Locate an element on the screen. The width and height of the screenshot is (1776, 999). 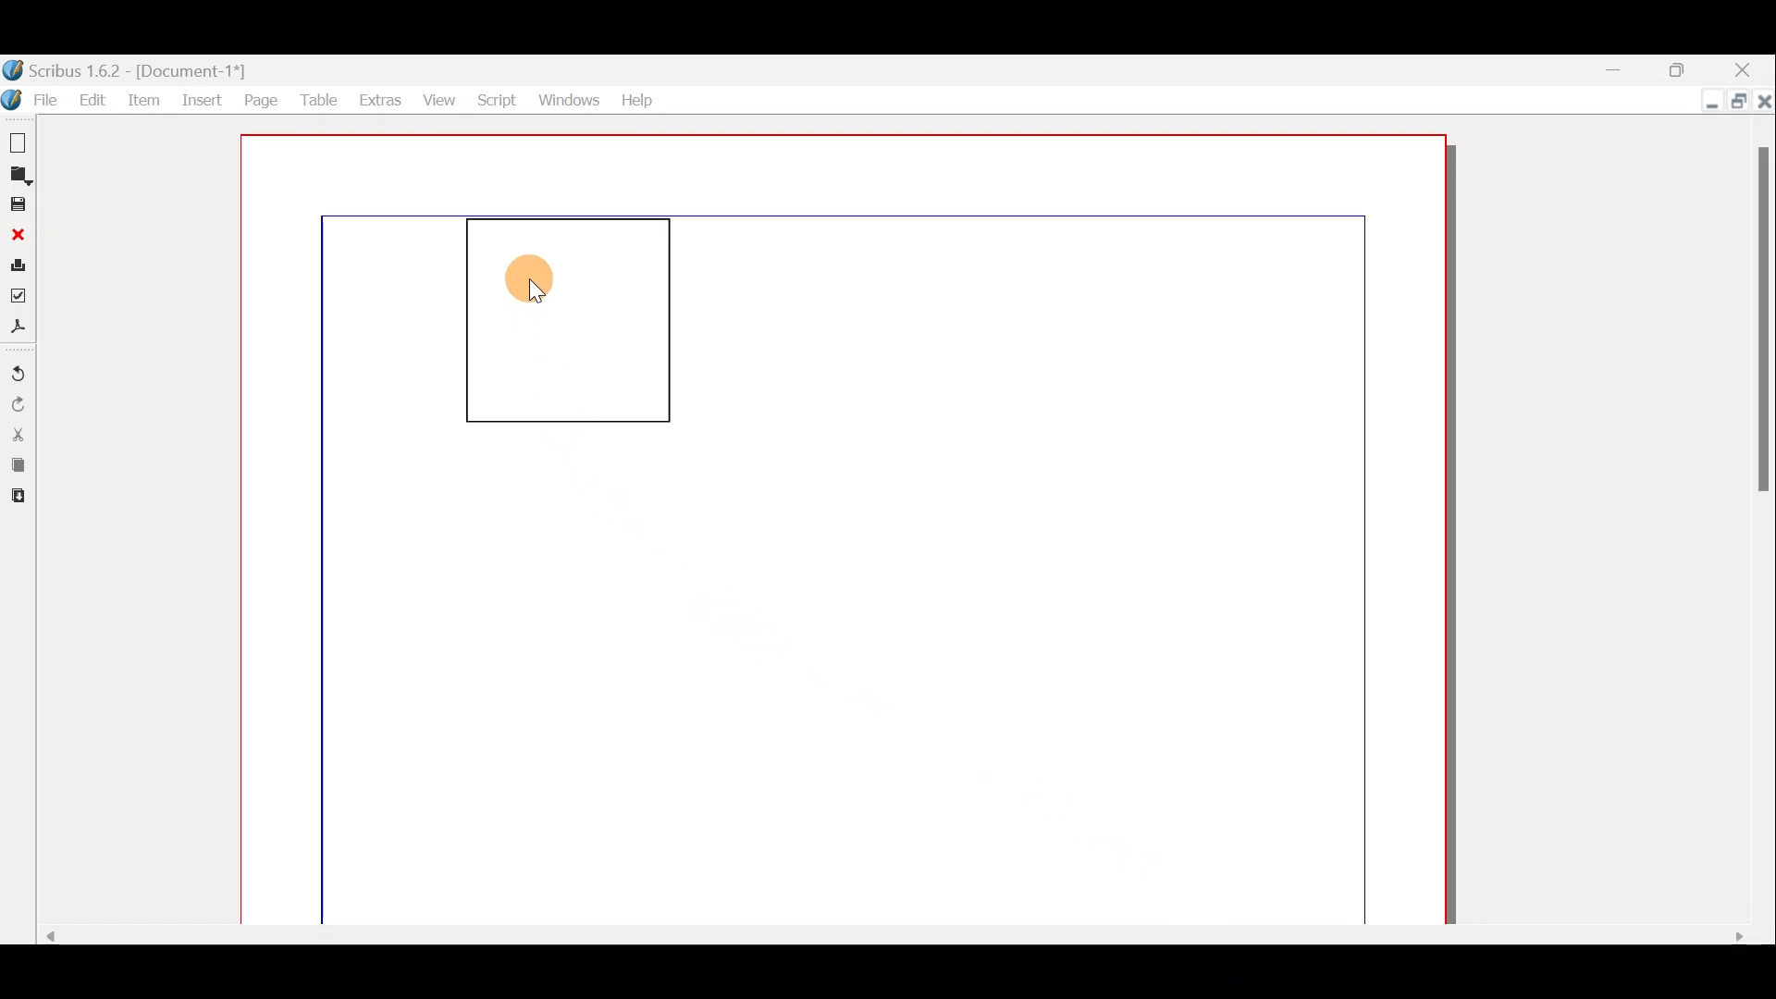
Close is located at coordinates (1764, 99).